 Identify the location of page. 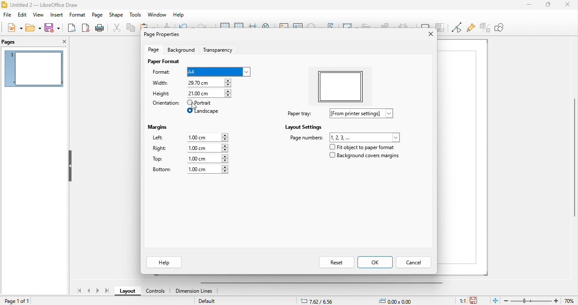
(98, 15).